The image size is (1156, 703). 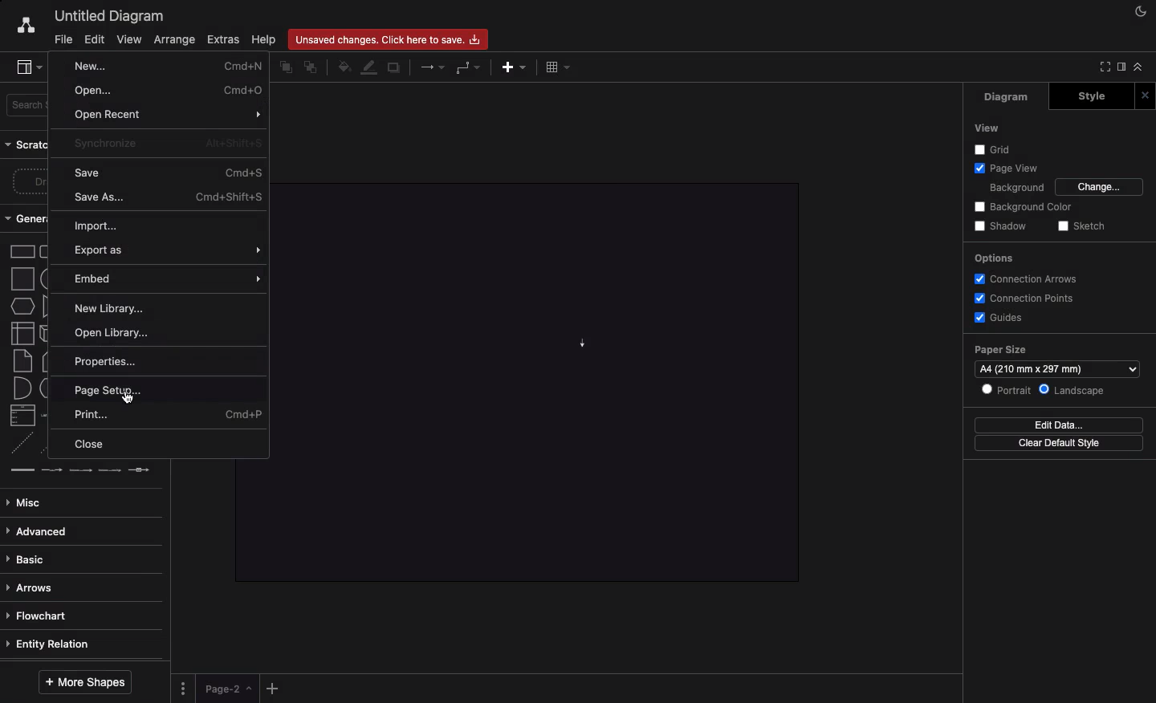 I want to click on Arrange, so click(x=171, y=40).